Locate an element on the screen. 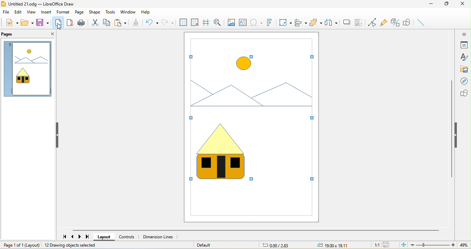 This screenshot has height=249, width=471. view is located at coordinates (33, 12).